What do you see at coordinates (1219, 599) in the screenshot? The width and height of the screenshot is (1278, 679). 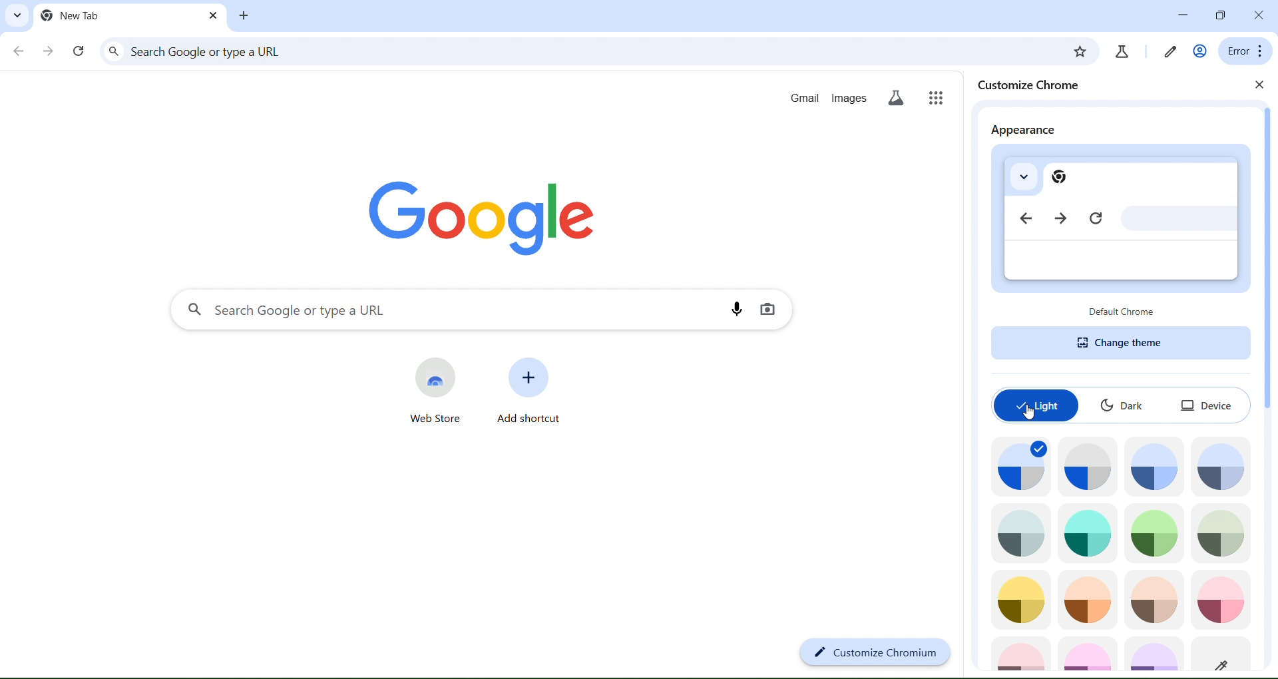 I see `image` at bounding box center [1219, 599].